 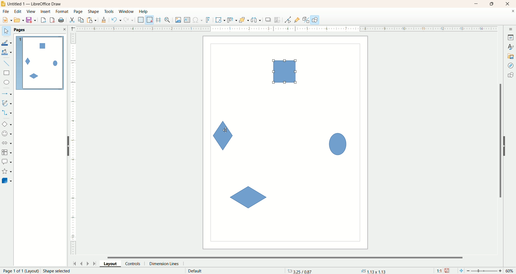 I want to click on next page, so click(x=88, y=263).